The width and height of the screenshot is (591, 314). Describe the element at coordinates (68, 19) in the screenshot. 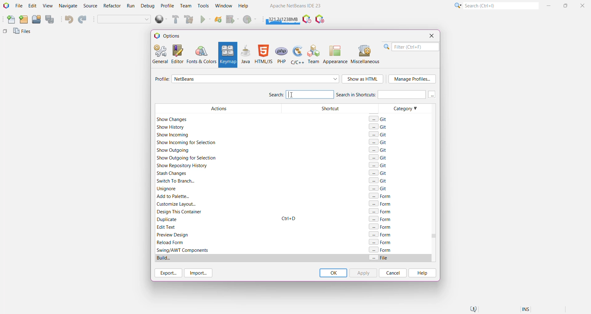

I see `Undo` at that location.